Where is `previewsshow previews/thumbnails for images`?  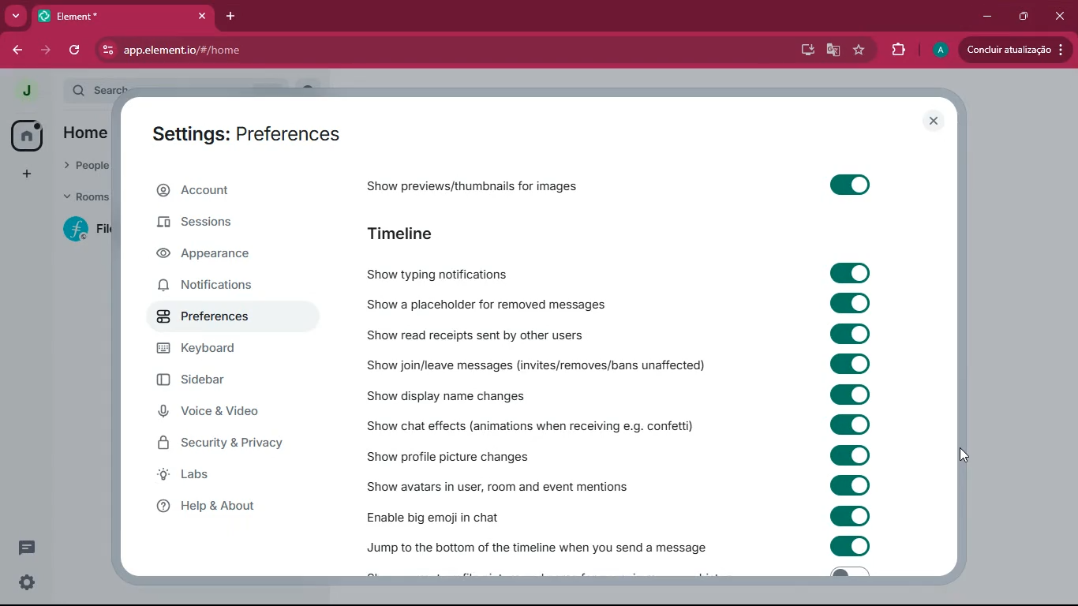
previewsshow previews/thumbnails for images is located at coordinates (503, 184).